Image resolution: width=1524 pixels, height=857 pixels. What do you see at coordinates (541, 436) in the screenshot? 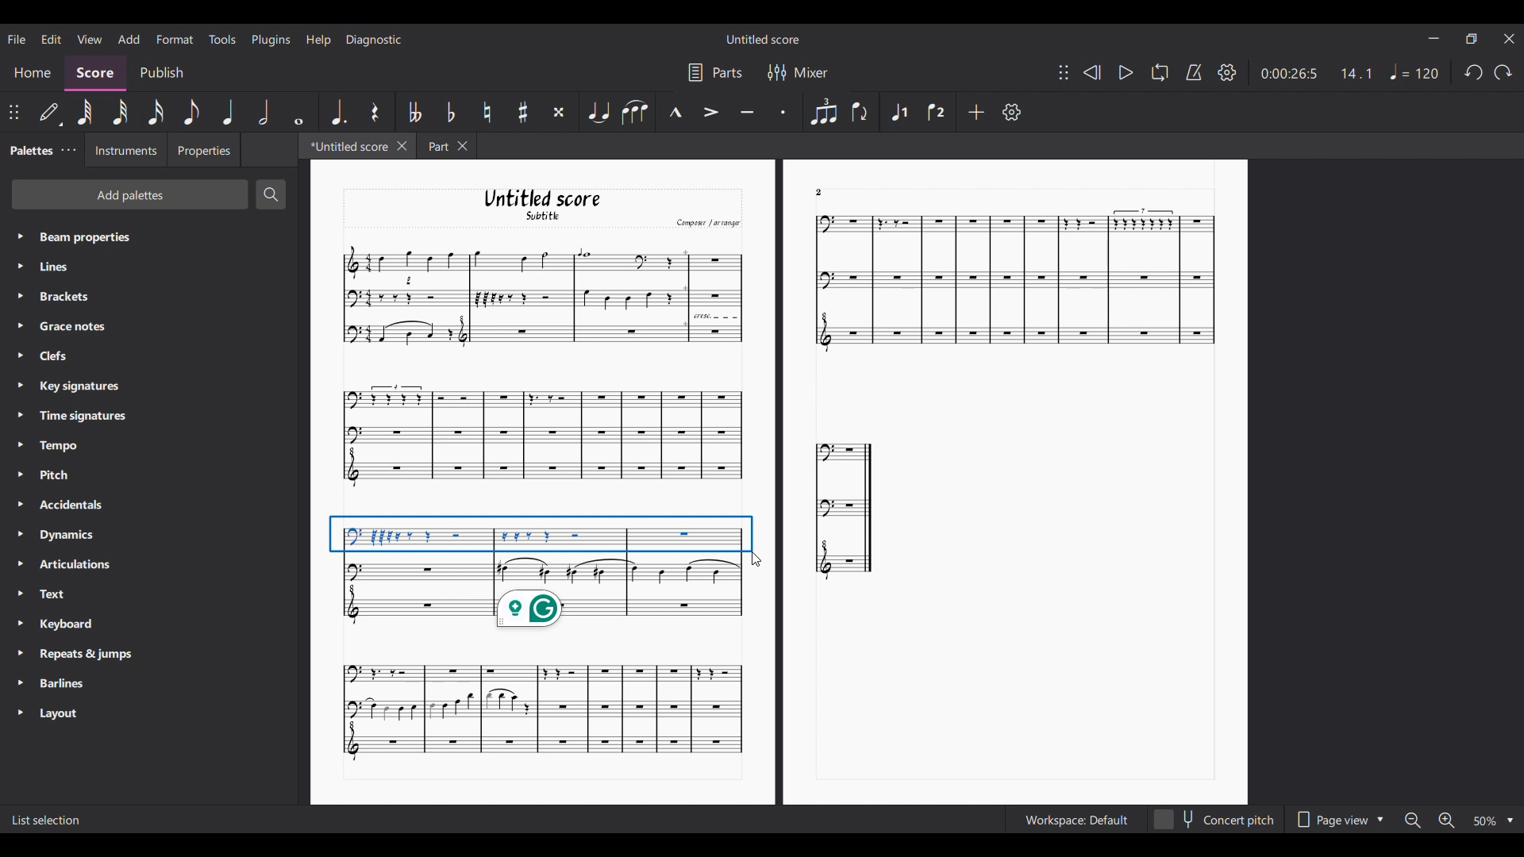
I see `Graph` at bounding box center [541, 436].